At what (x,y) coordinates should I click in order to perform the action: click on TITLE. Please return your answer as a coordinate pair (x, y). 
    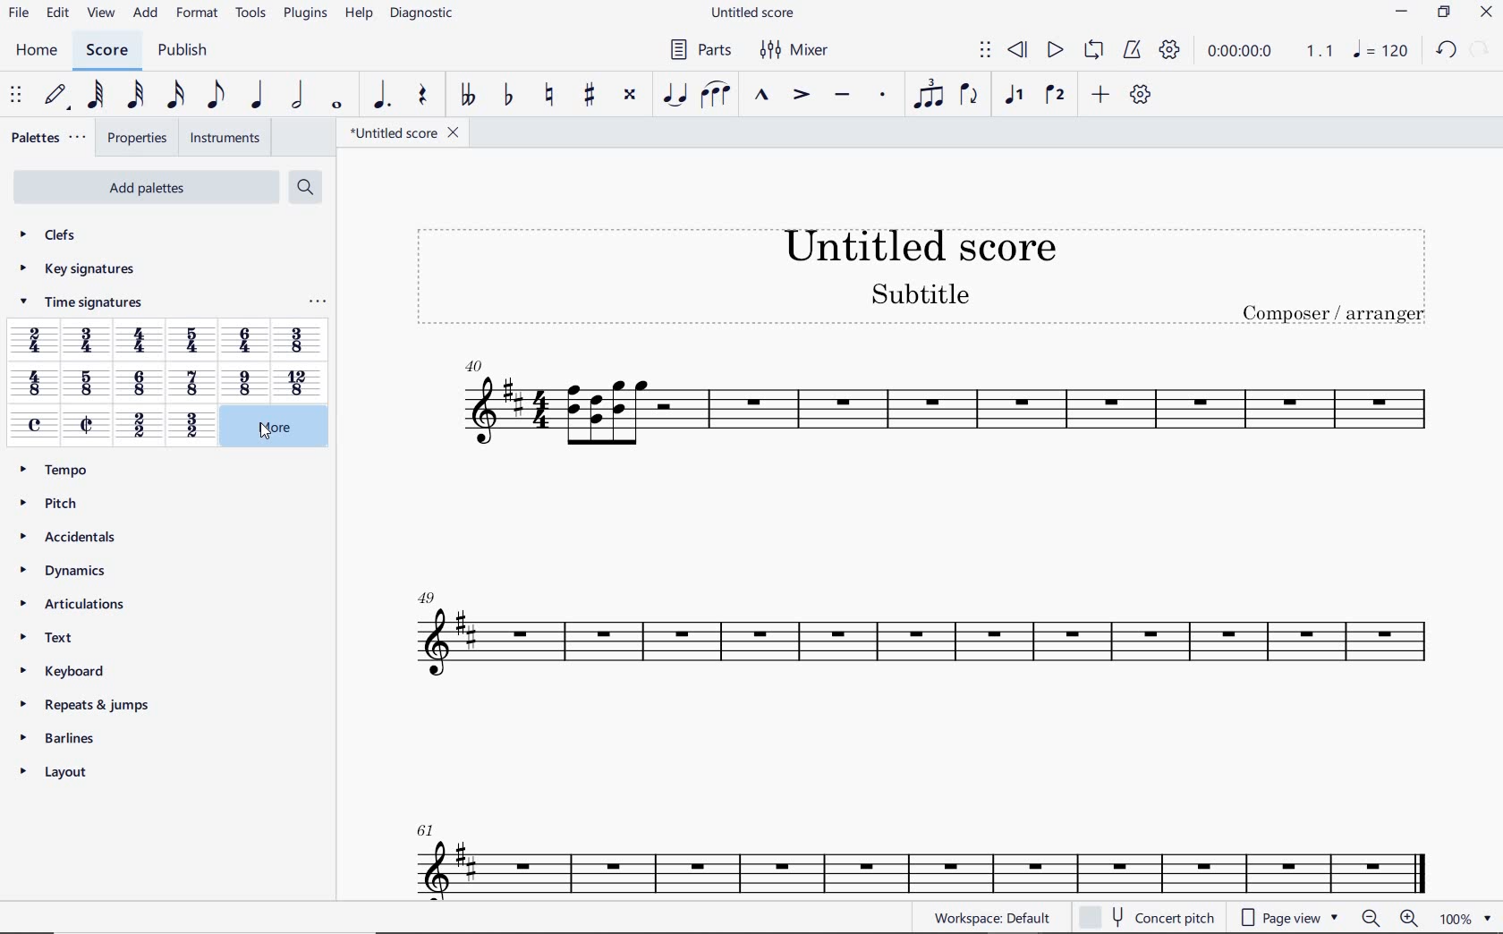
    Looking at the image, I should click on (918, 267).